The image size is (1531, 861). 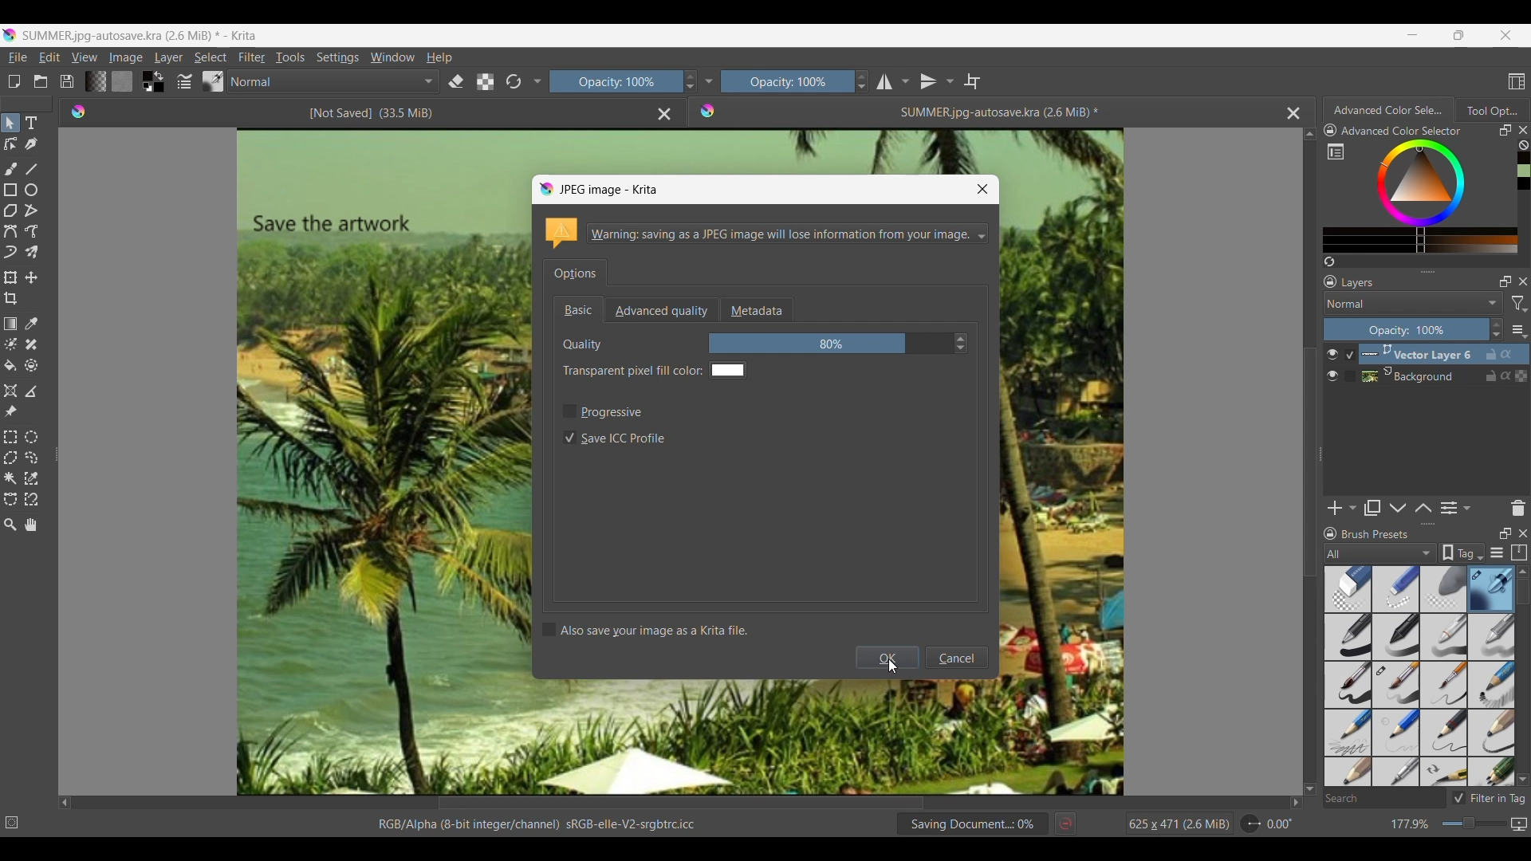 I want to click on Vector layer, so click(x=1444, y=354).